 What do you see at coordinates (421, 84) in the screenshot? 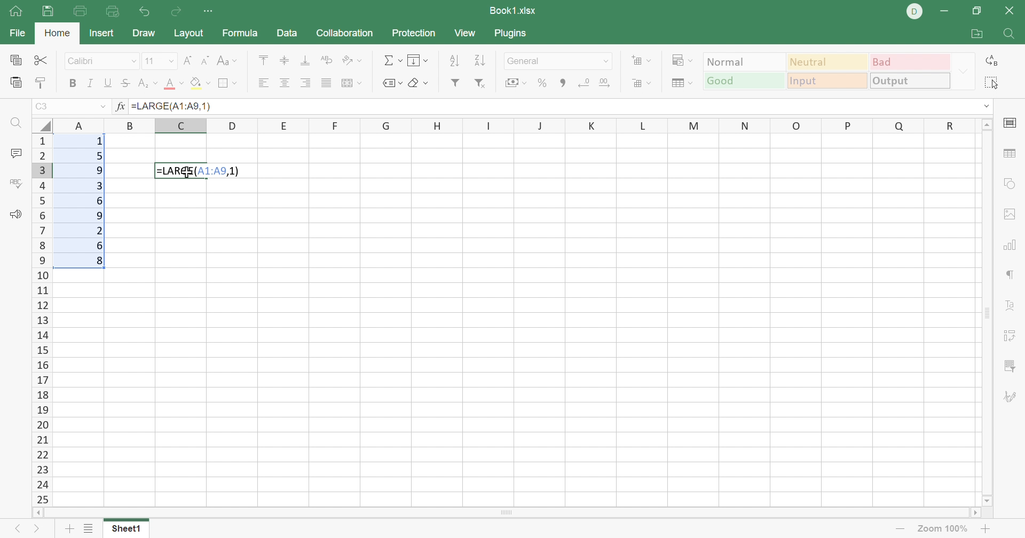
I see `Clear` at bounding box center [421, 84].